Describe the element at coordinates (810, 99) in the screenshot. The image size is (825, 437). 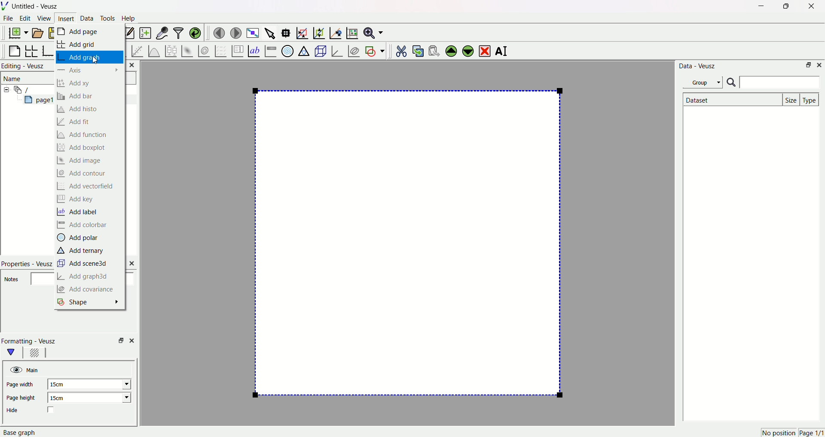
I see `Type` at that location.